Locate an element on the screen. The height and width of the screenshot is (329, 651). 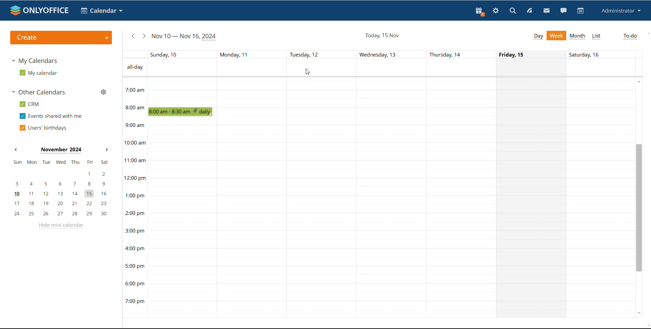
users' birthdays is located at coordinates (43, 128).